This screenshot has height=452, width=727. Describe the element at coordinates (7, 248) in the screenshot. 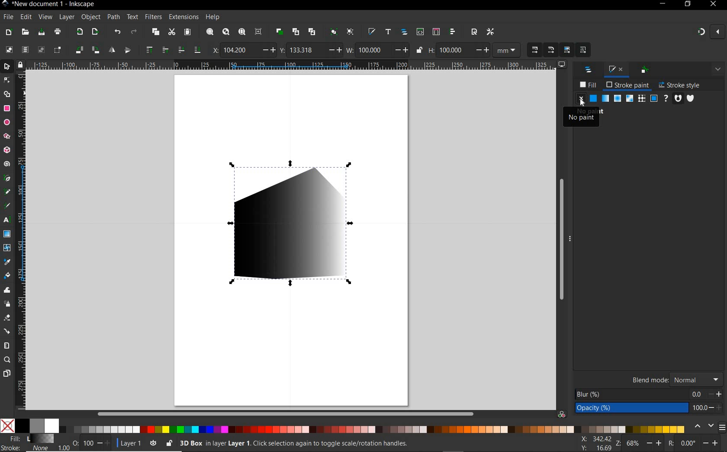

I see `MESH TOOL` at that location.